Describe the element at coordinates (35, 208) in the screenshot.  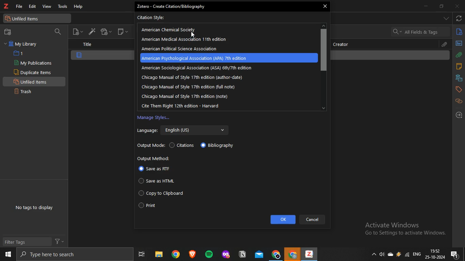
I see `No tags to display` at that location.